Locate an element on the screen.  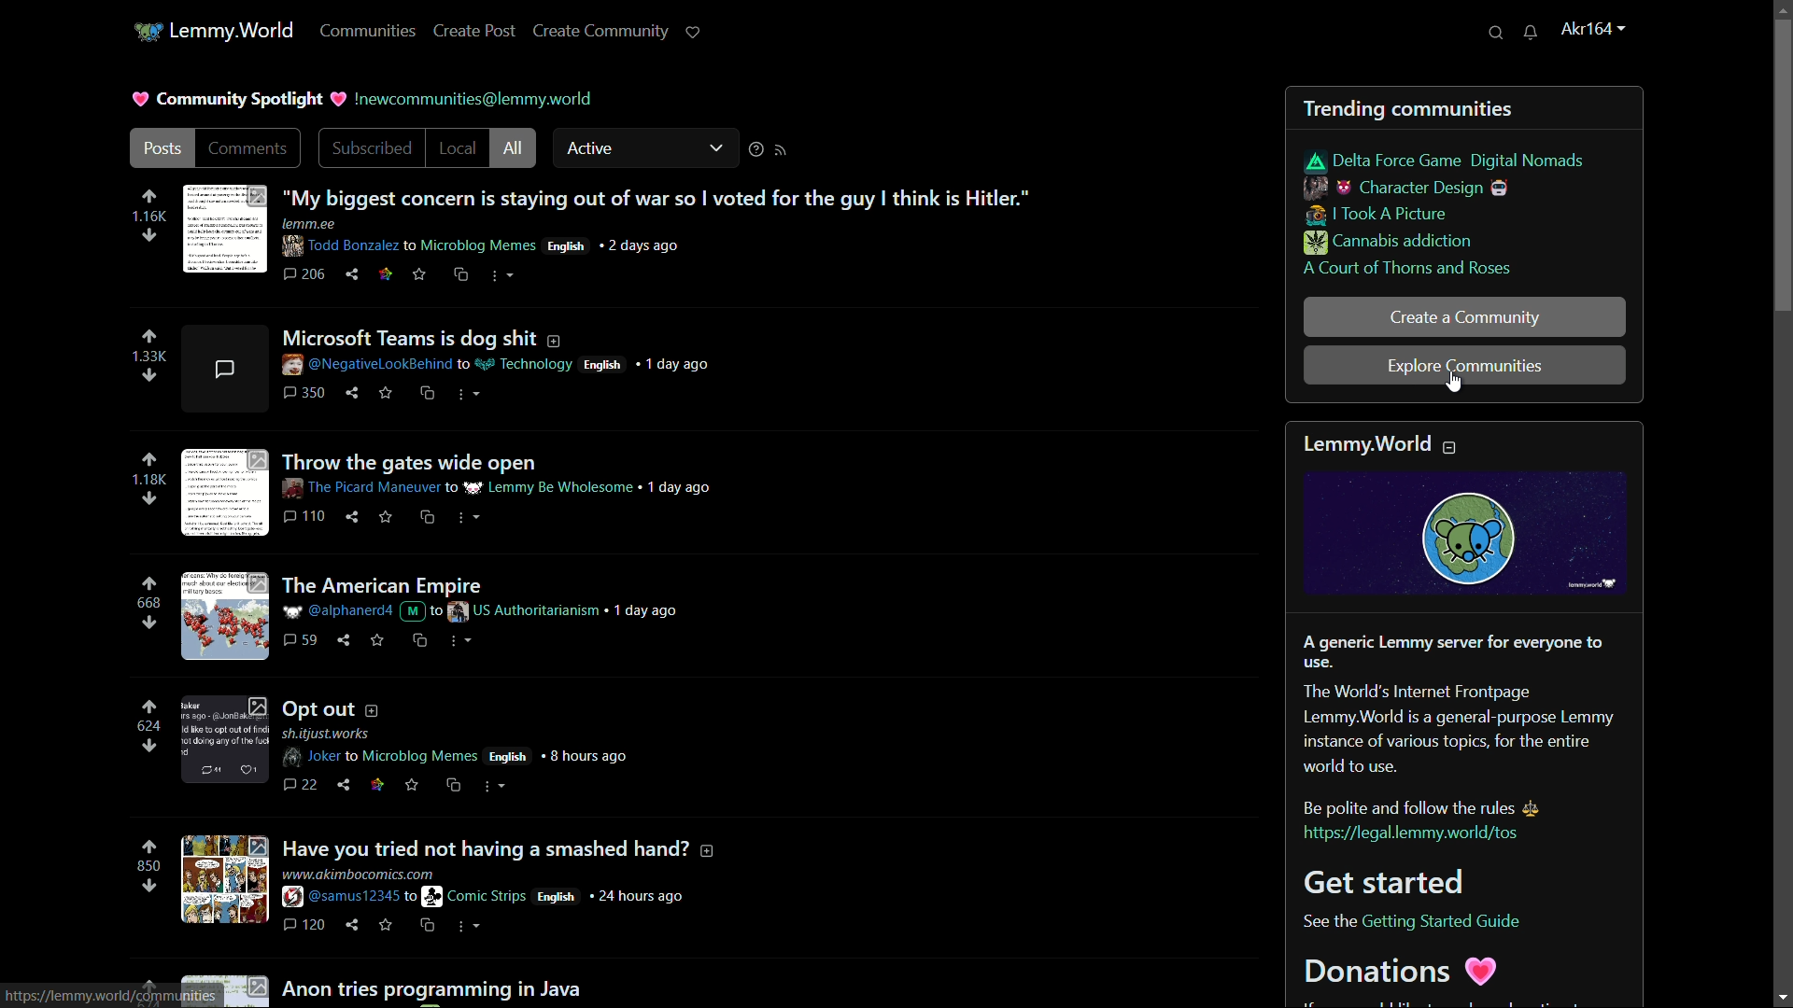
downvote is located at coordinates (149, 886).